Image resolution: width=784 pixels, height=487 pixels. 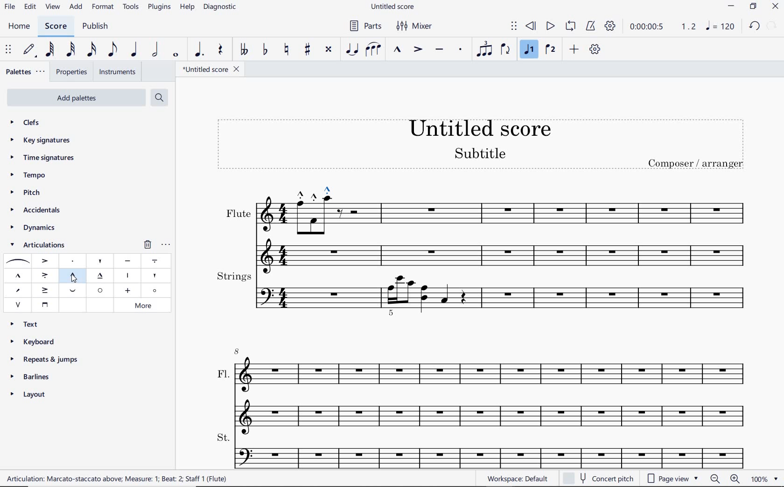 What do you see at coordinates (154, 261) in the screenshot?
I see `LOURE` at bounding box center [154, 261].